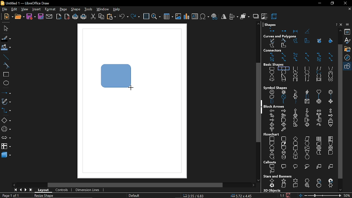 Image resolution: width=352 pixels, height=198 pixels. What do you see at coordinates (26, 190) in the screenshot?
I see `next page` at bounding box center [26, 190].